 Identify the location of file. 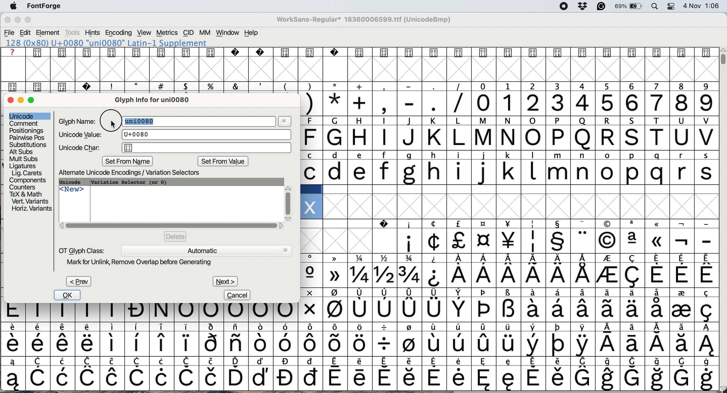
(9, 32).